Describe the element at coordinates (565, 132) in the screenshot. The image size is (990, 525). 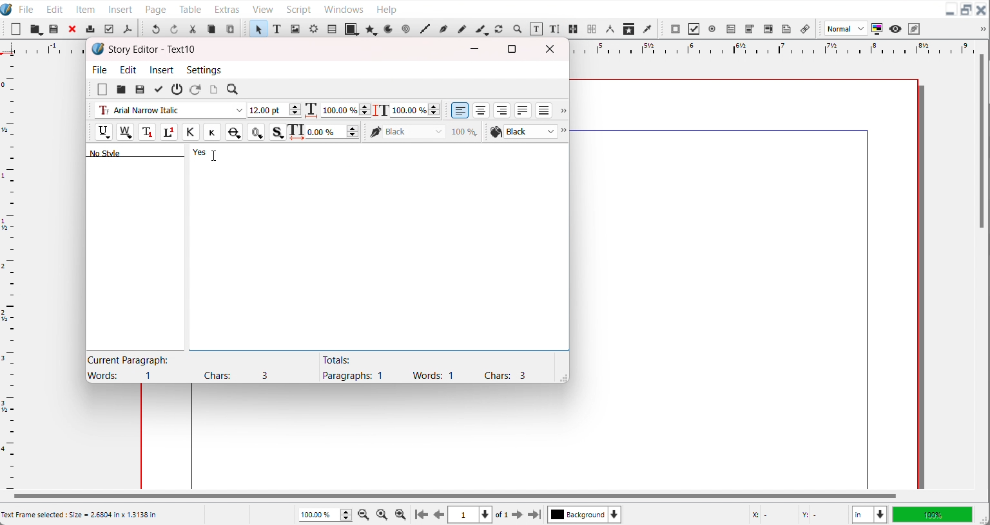
I see `Drop down box` at that location.